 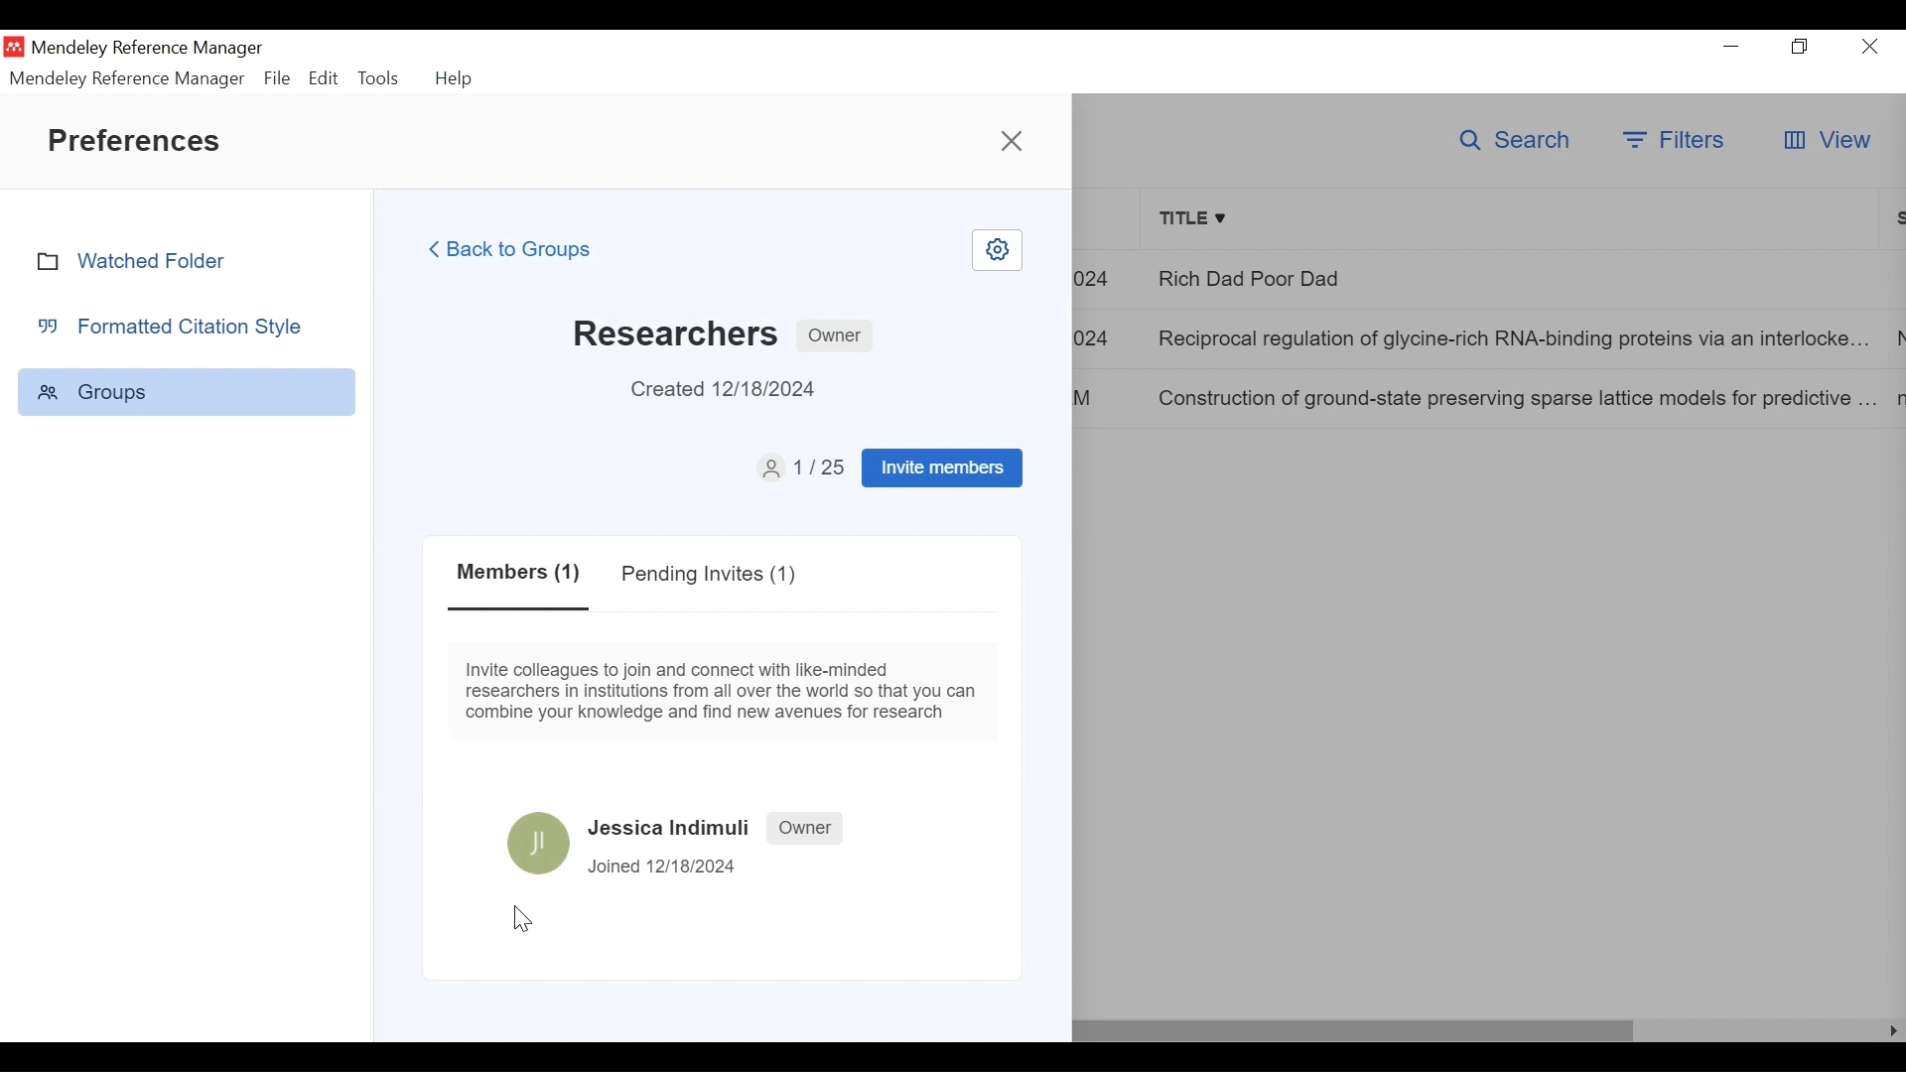 What do you see at coordinates (457, 78) in the screenshot?
I see `Help` at bounding box center [457, 78].